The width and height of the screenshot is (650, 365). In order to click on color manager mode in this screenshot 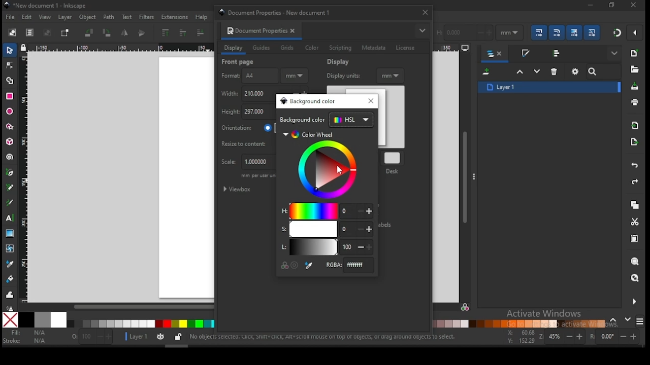, I will do `click(465, 309)`.